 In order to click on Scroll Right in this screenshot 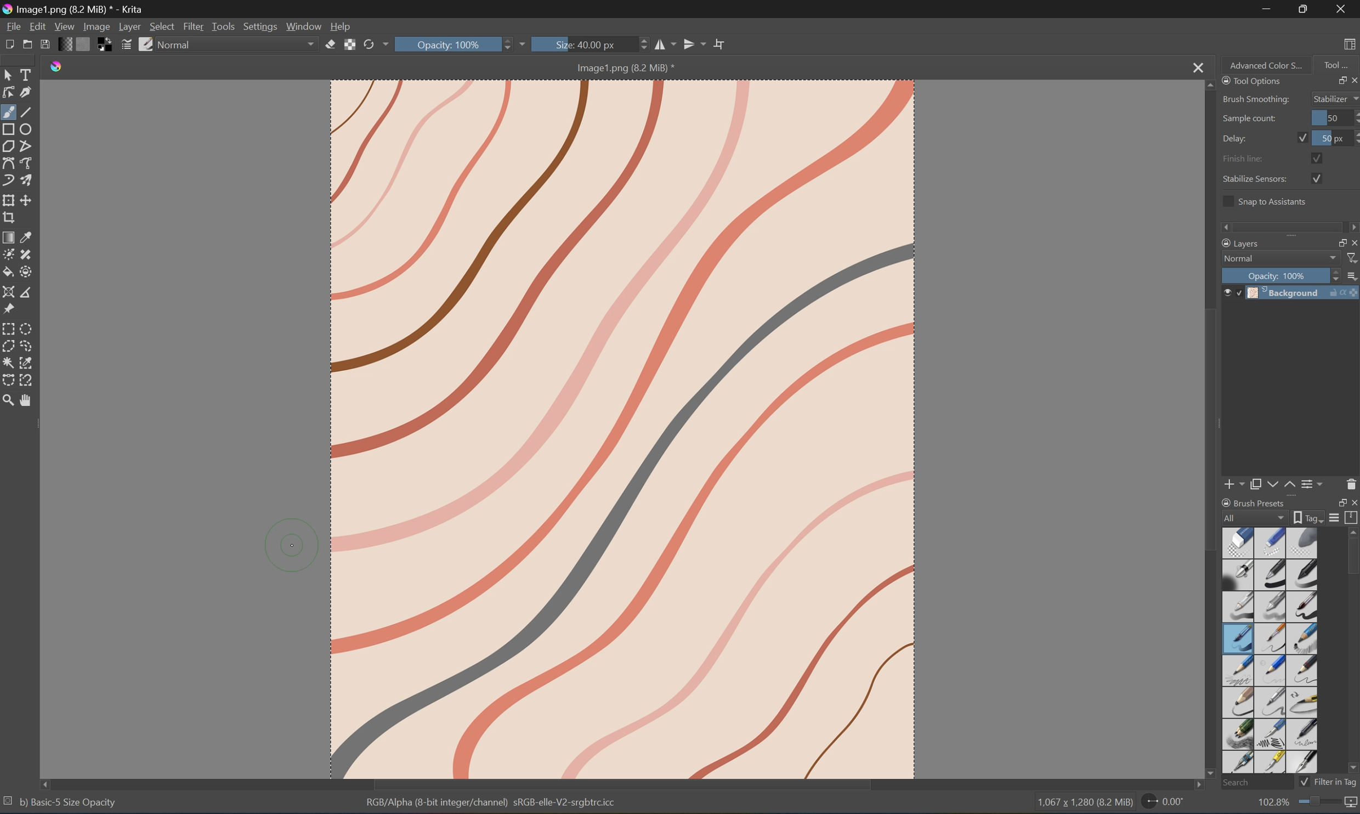, I will do `click(1352, 225)`.